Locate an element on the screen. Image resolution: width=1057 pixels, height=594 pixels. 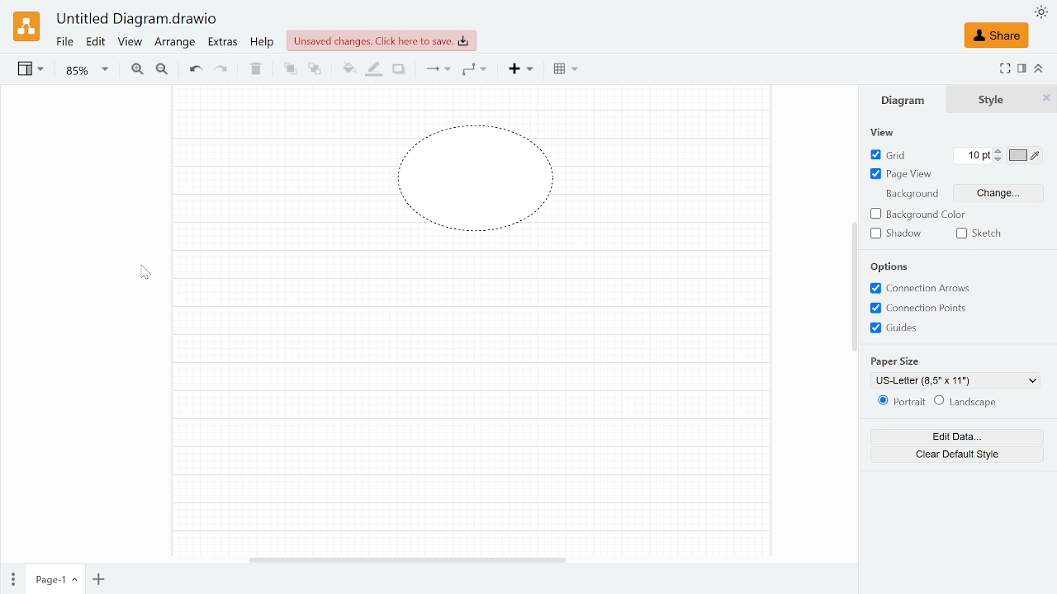
Fill color is located at coordinates (348, 68).